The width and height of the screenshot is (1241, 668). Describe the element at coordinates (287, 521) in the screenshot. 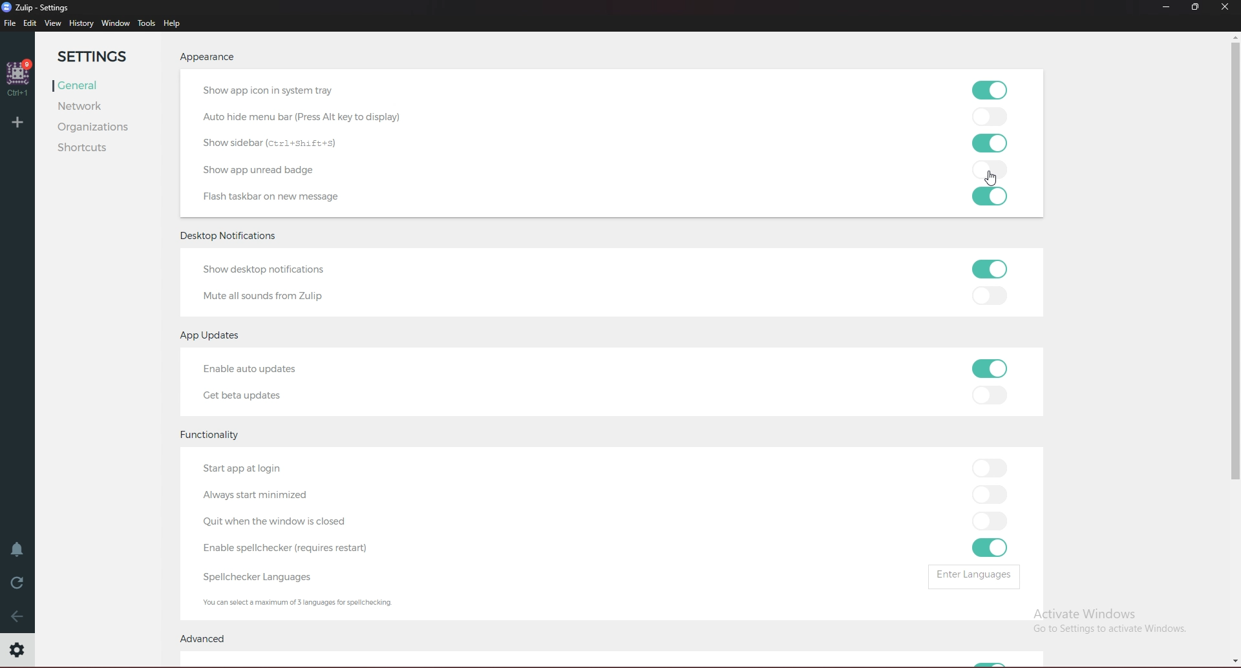

I see `Quit when the window is closed` at that location.